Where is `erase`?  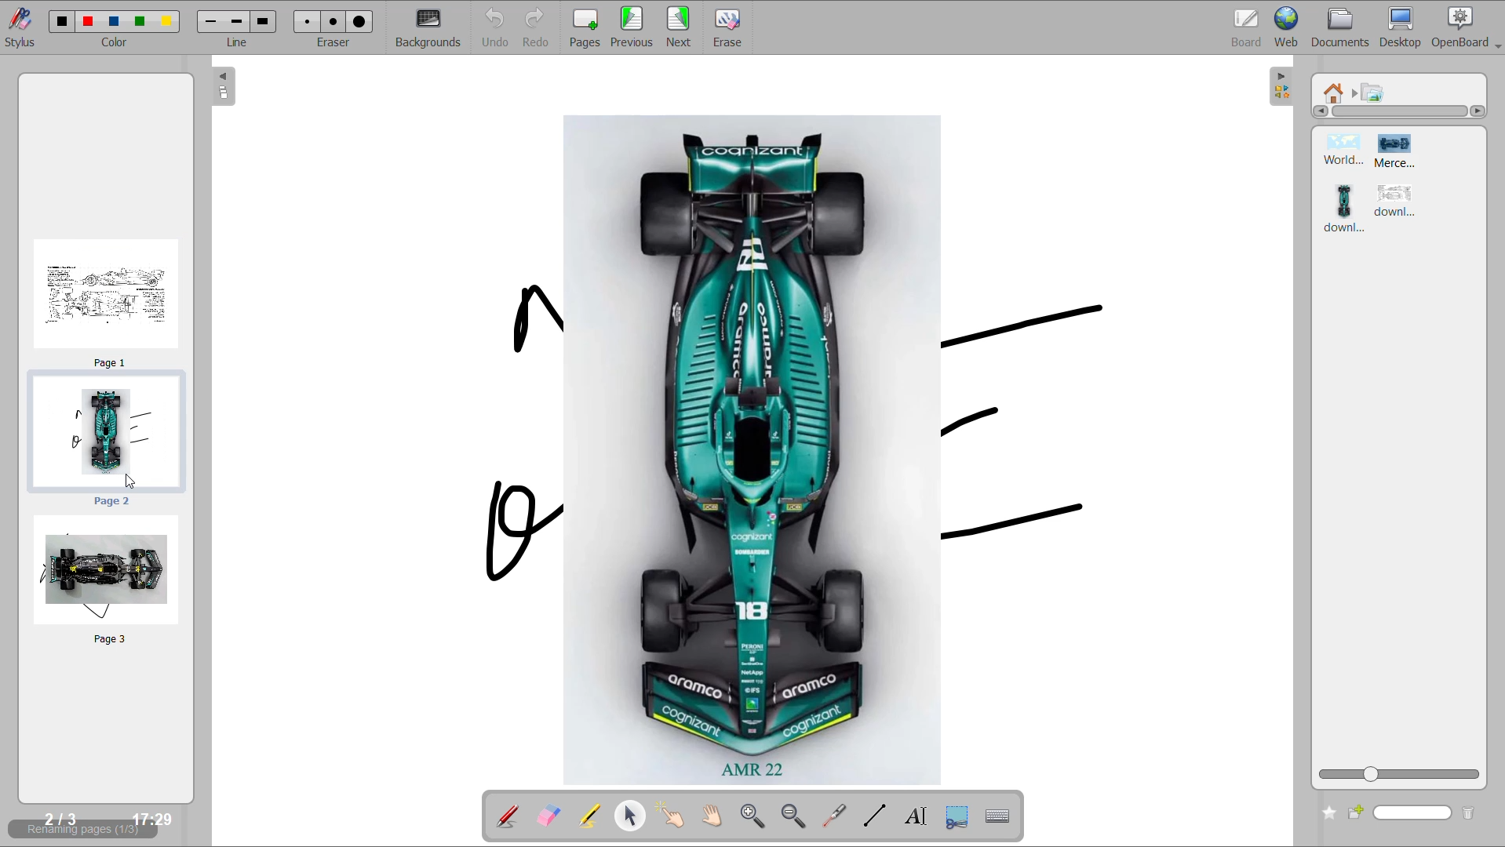 erase is located at coordinates (729, 27).